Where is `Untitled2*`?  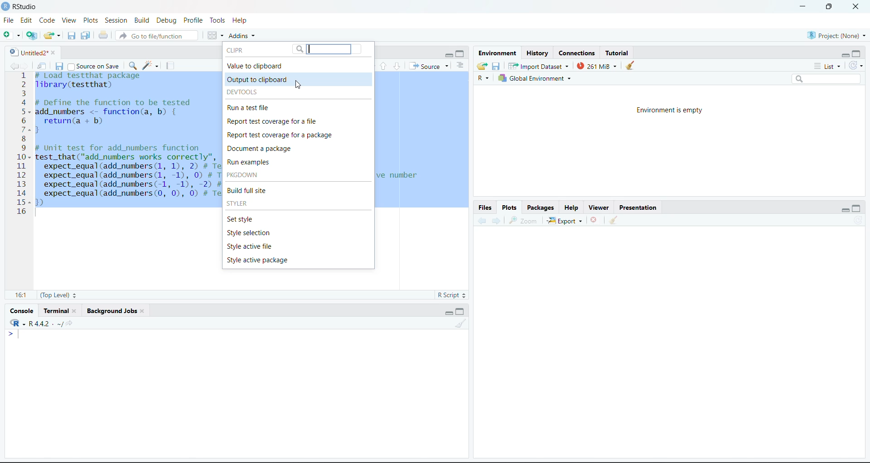
Untitled2* is located at coordinates (28, 51).